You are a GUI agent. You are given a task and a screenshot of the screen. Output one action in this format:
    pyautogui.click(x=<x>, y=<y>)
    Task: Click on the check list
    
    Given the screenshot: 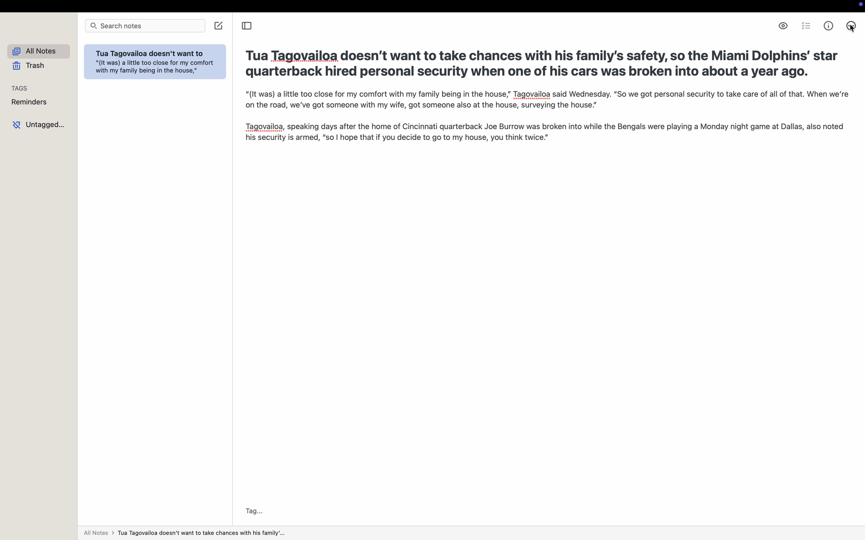 What is the action you would take?
    pyautogui.click(x=806, y=26)
    